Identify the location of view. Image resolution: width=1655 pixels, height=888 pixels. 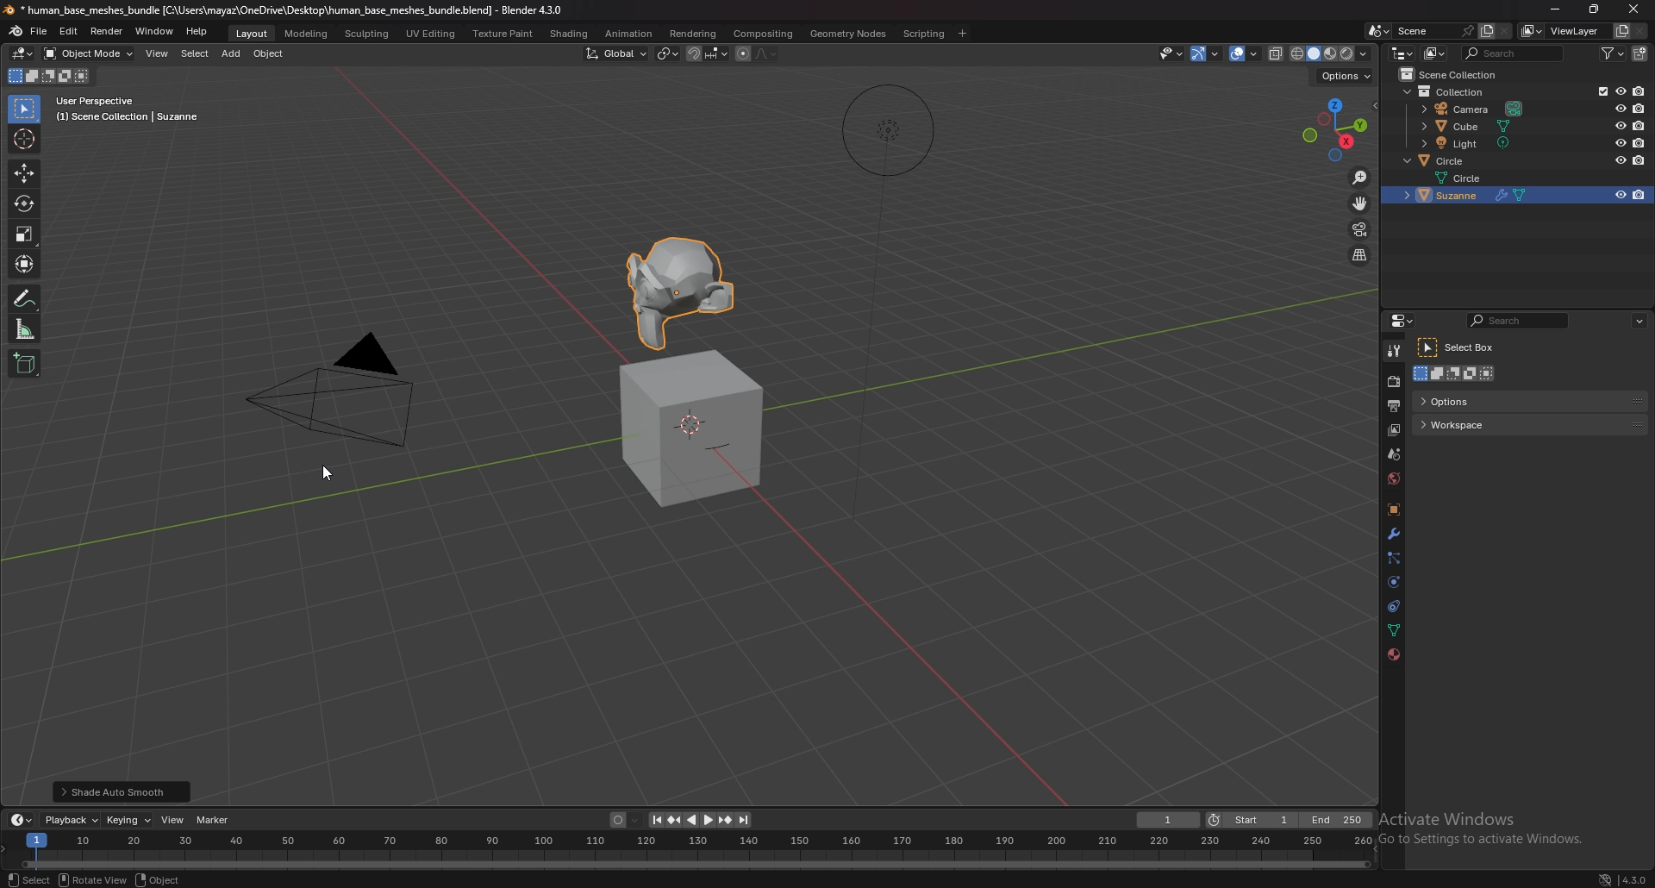
(173, 820).